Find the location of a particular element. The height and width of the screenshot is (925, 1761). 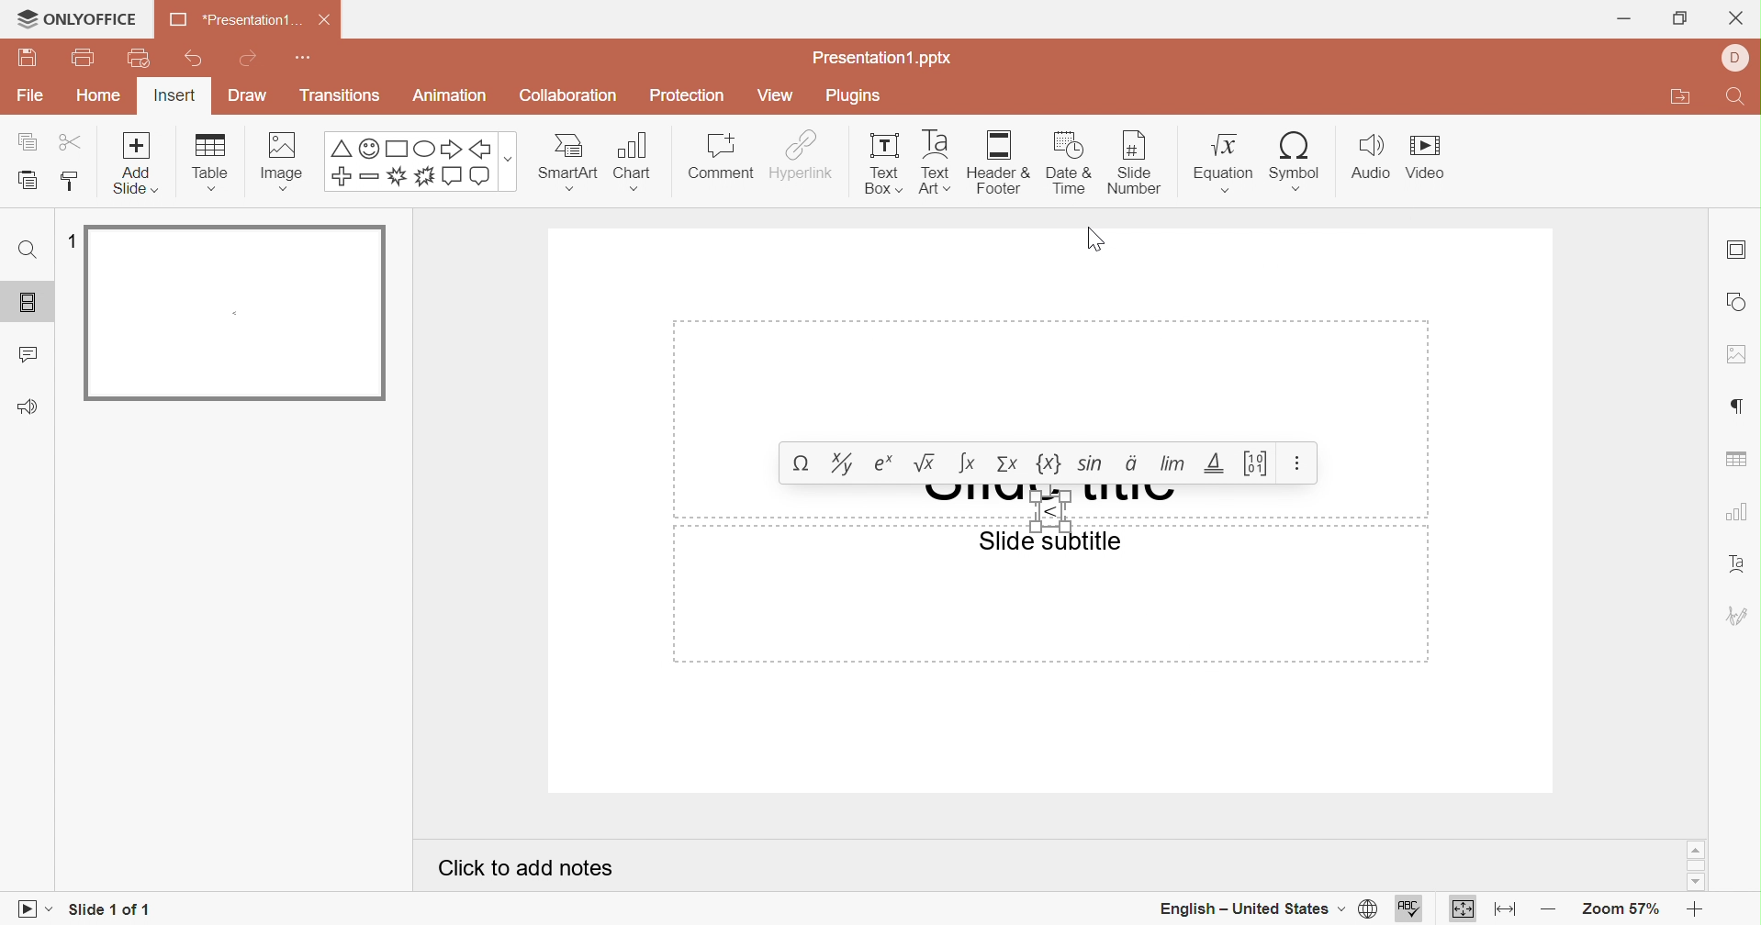

table settings is located at coordinates (1739, 461).